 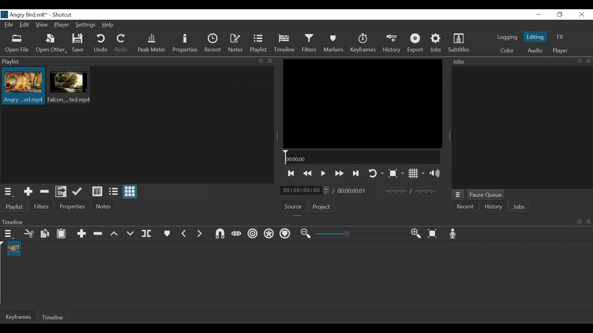 What do you see at coordinates (138, 62) in the screenshot?
I see `Playlist Panel` at bounding box center [138, 62].